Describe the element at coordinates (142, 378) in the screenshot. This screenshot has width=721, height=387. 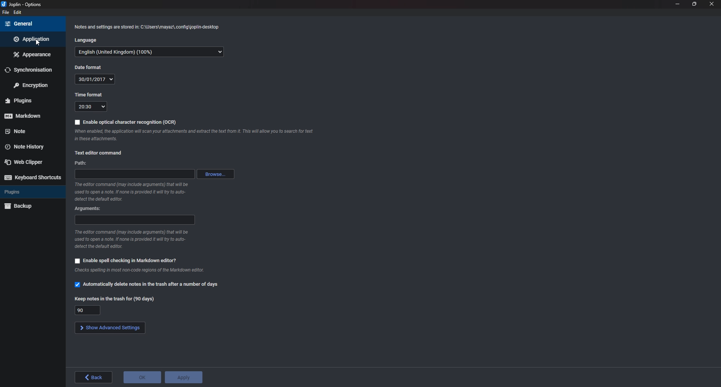
I see `ok` at that location.